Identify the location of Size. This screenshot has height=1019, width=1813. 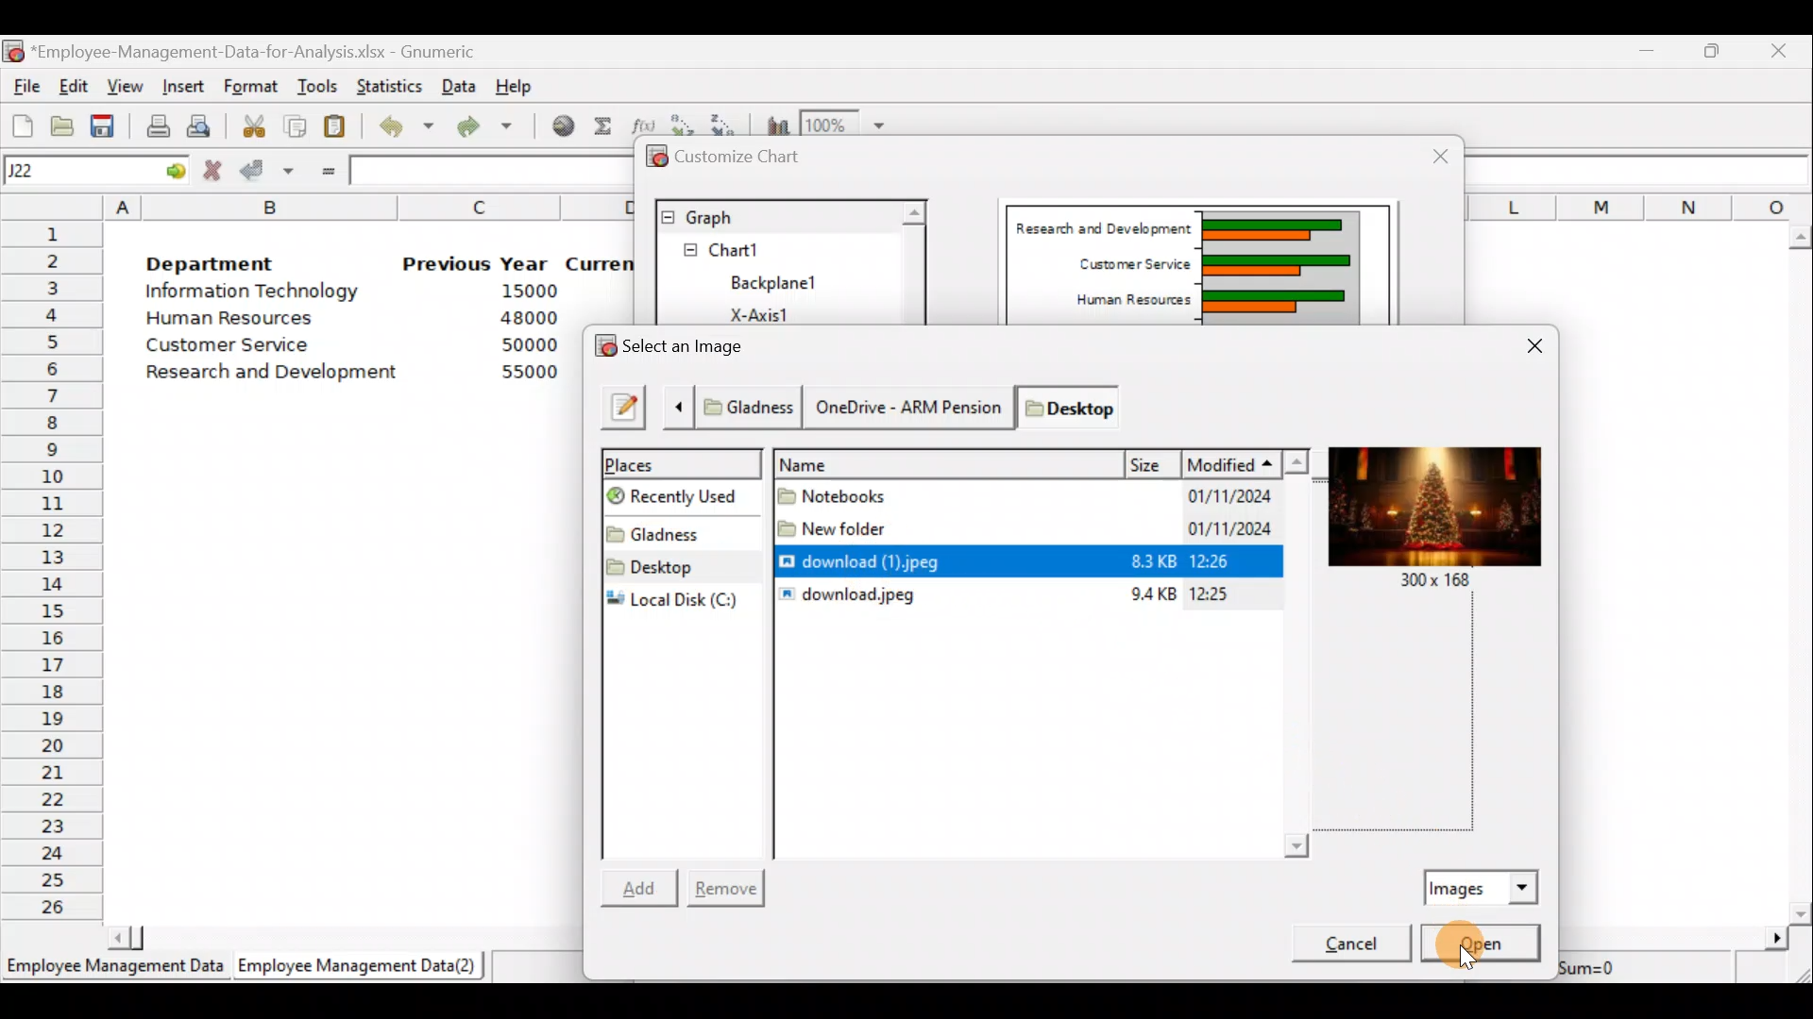
(1155, 461).